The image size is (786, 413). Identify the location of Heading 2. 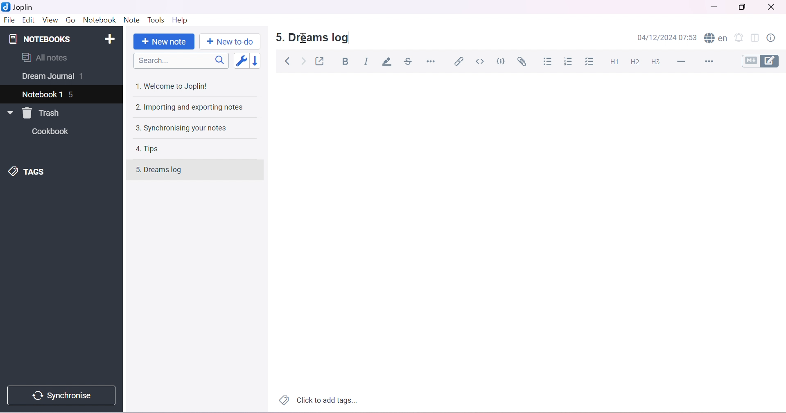
(635, 62).